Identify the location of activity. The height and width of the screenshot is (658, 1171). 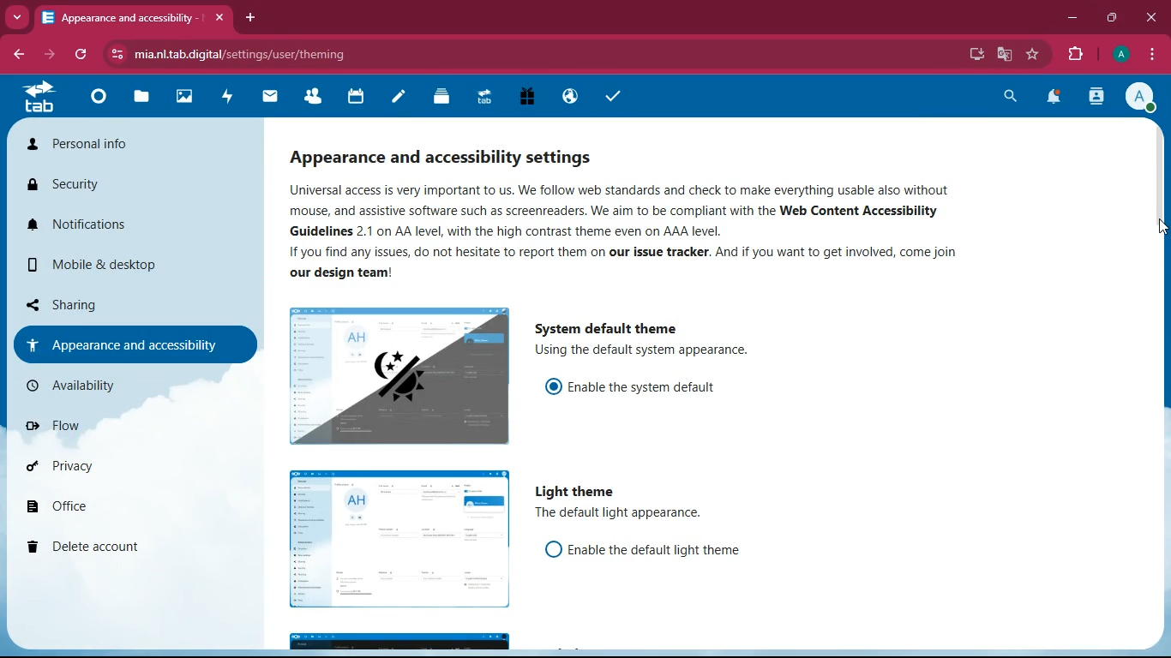
(1098, 99).